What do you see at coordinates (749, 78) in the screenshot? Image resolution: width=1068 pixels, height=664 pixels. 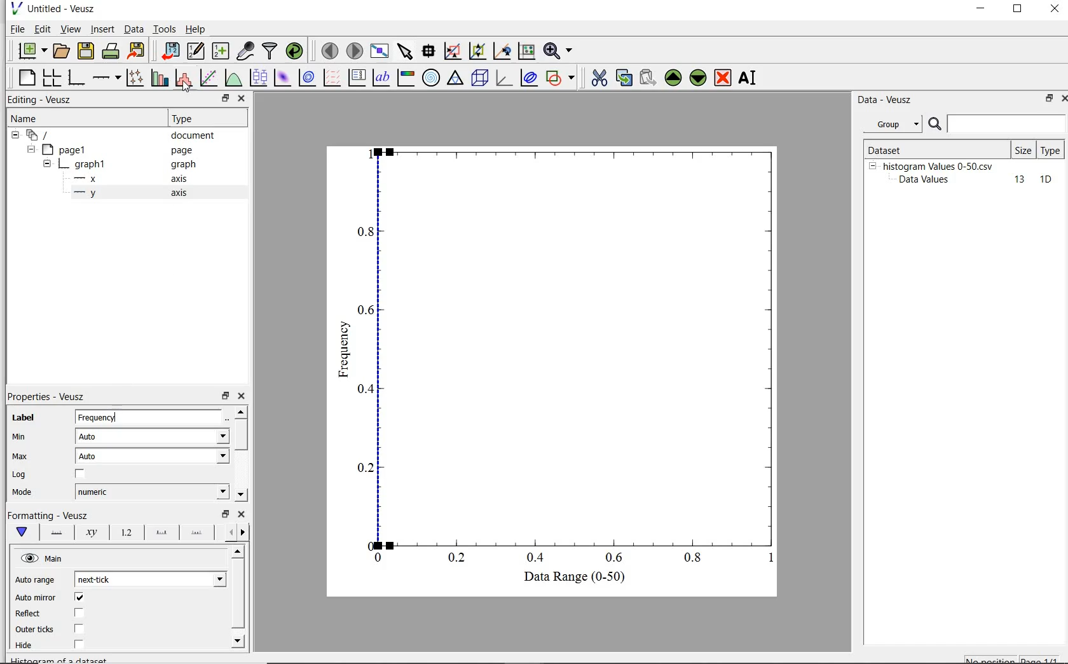 I see `rename the selected widget` at bounding box center [749, 78].